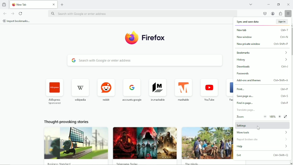 This screenshot has height=165, width=293. What do you see at coordinates (263, 147) in the screenshot?
I see `Help` at bounding box center [263, 147].